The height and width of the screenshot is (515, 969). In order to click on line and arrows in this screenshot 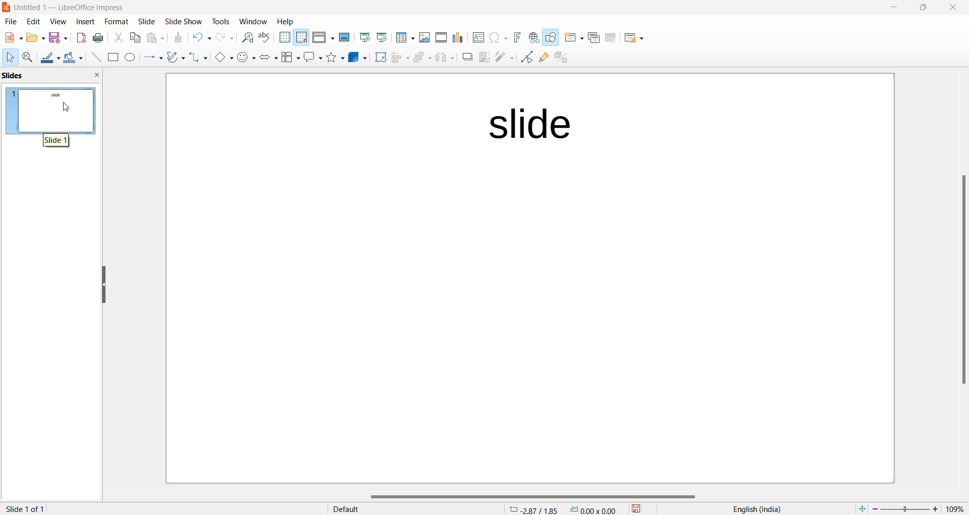, I will do `click(151, 58)`.